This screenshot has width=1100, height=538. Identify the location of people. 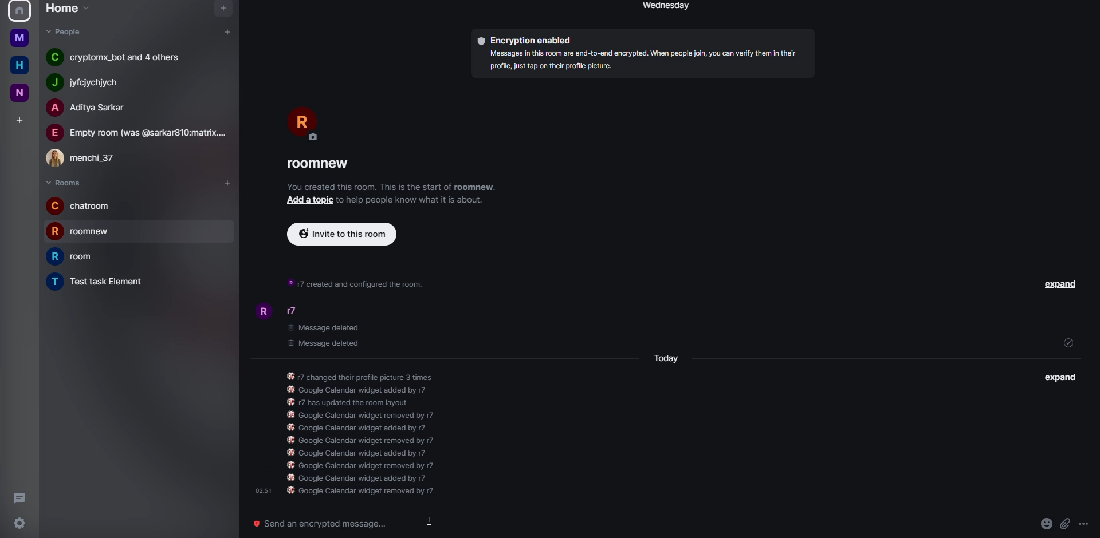
(93, 108).